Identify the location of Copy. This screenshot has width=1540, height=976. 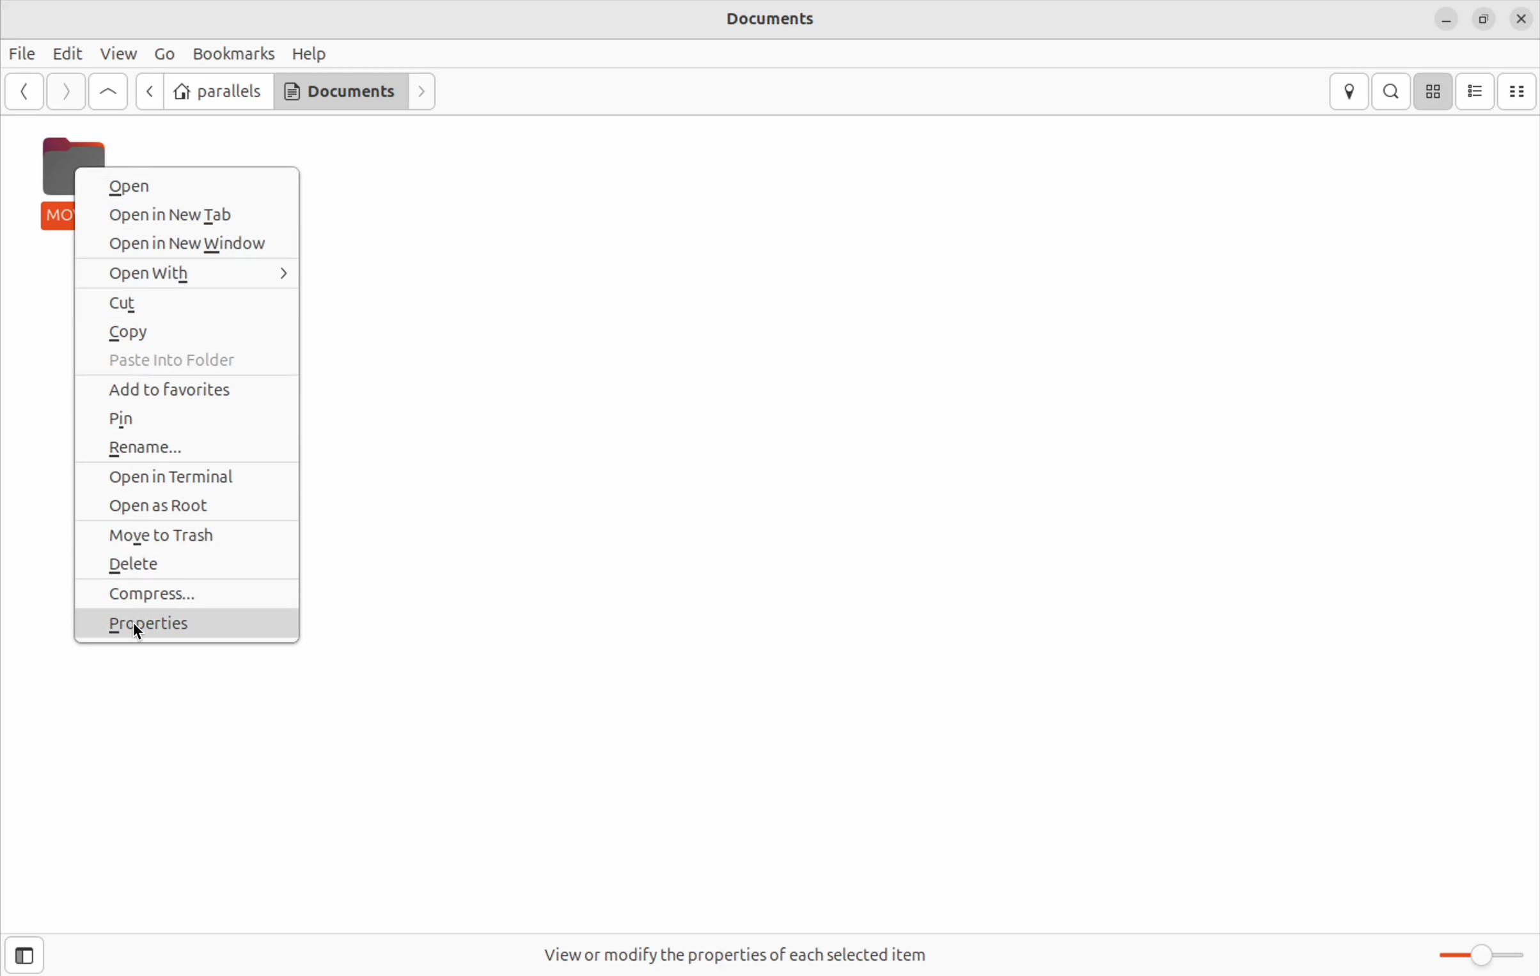
(187, 333).